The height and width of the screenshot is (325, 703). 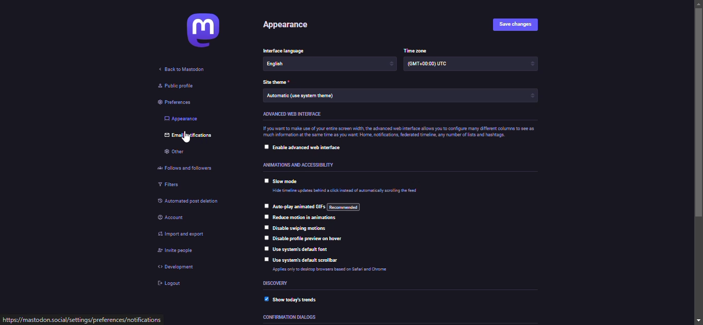 I want to click on click to select, so click(x=266, y=147).